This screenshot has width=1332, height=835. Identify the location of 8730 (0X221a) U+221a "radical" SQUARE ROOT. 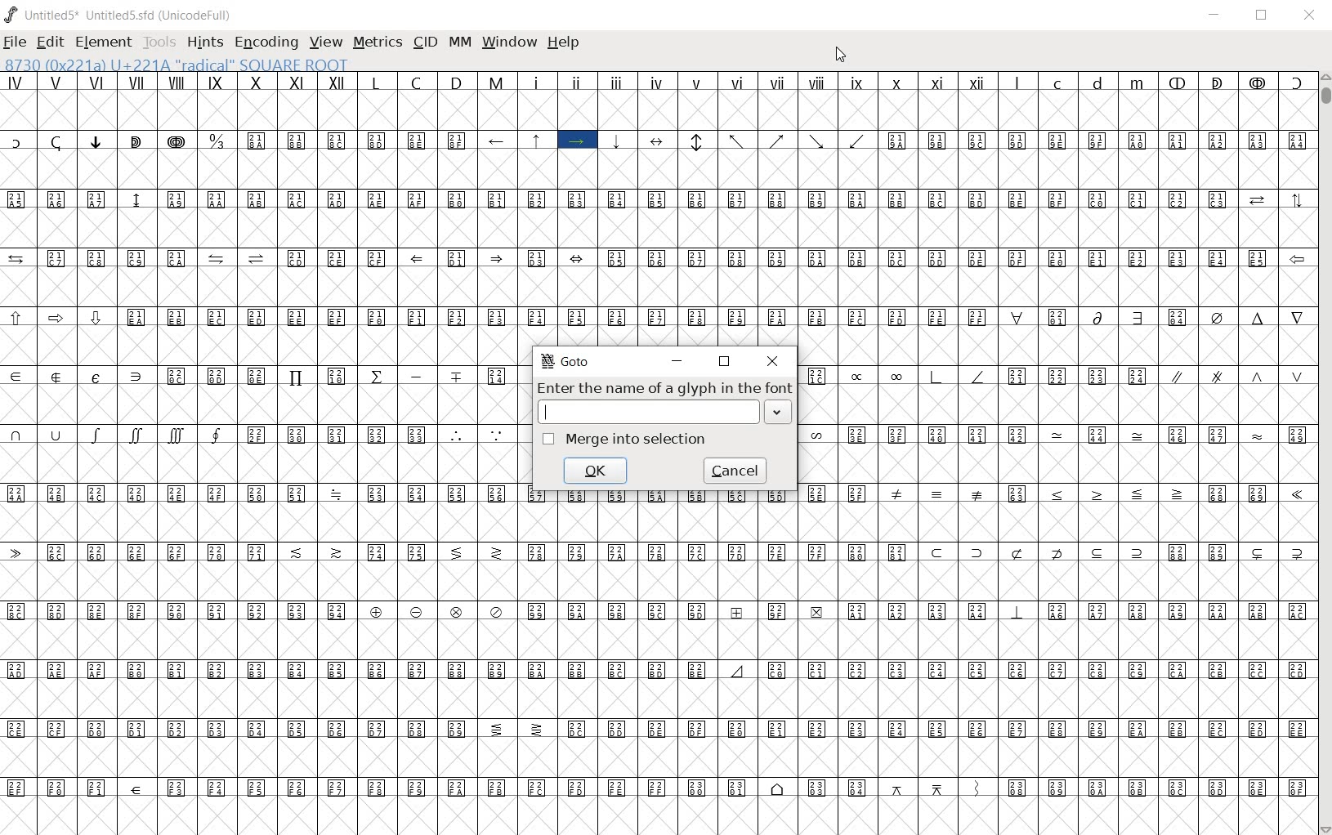
(177, 64).